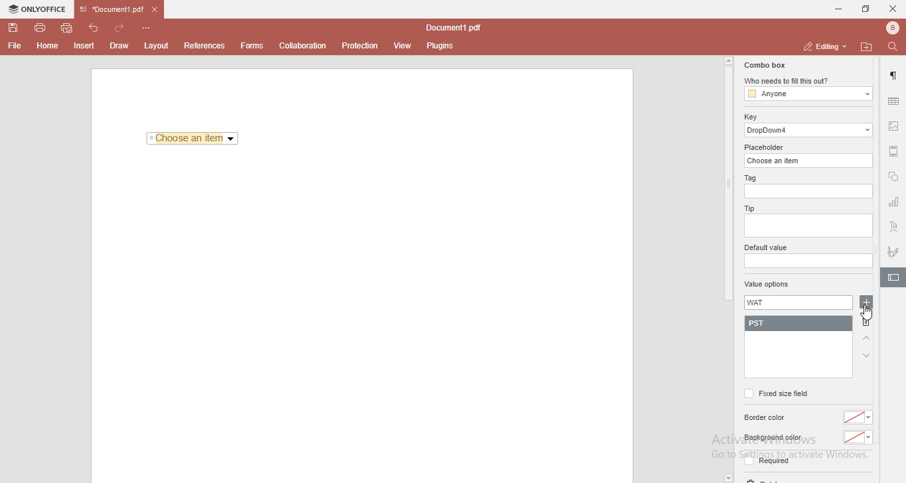 Image resolution: width=906 pixels, height=483 pixels. Describe the element at coordinates (775, 393) in the screenshot. I see `fixed size field` at that location.